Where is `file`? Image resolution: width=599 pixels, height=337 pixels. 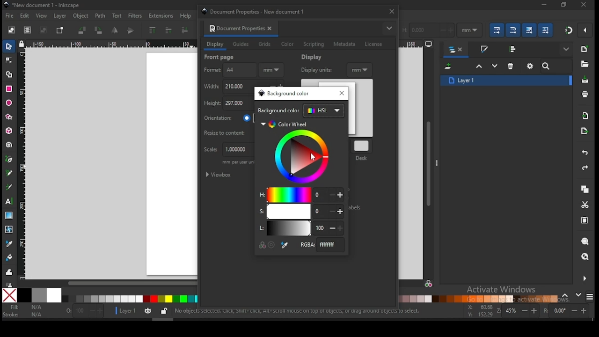 file is located at coordinates (9, 17).